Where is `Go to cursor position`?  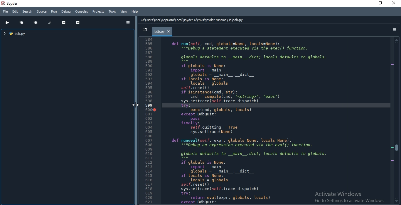
Go to cursor position is located at coordinates (8, 23).